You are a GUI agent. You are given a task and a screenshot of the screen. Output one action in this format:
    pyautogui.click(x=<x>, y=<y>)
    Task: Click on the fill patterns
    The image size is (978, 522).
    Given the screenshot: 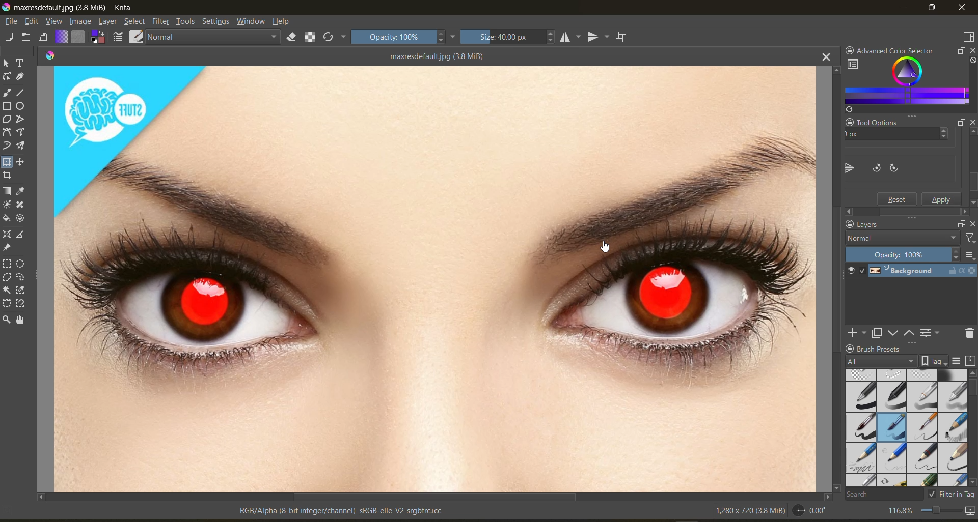 What is the action you would take?
    pyautogui.click(x=79, y=37)
    